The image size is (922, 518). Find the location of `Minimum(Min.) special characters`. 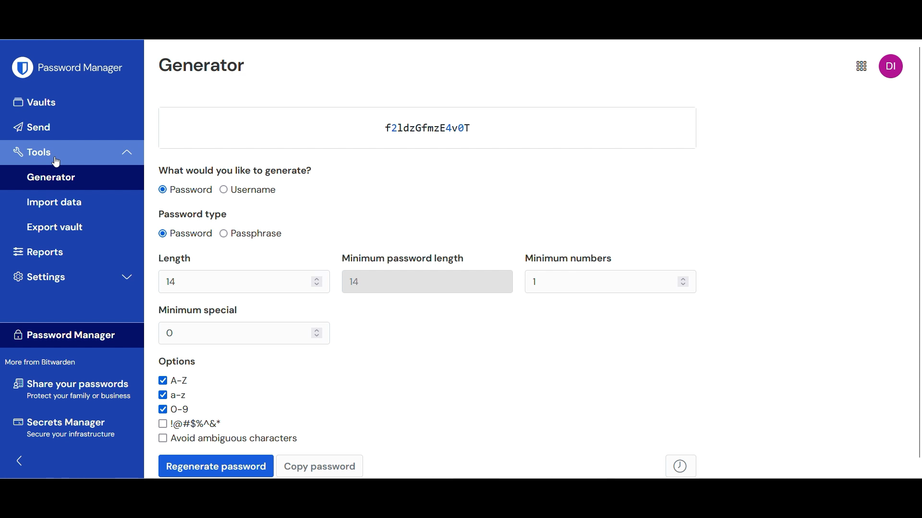

Minimum(Min.) special characters is located at coordinates (198, 310).